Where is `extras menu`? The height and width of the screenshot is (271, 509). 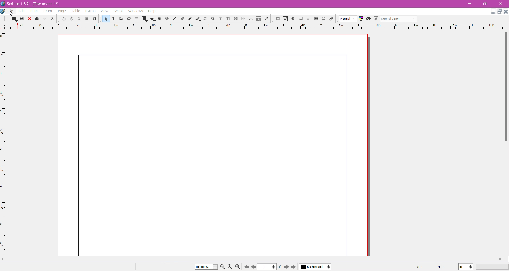
extras menu is located at coordinates (91, 11).